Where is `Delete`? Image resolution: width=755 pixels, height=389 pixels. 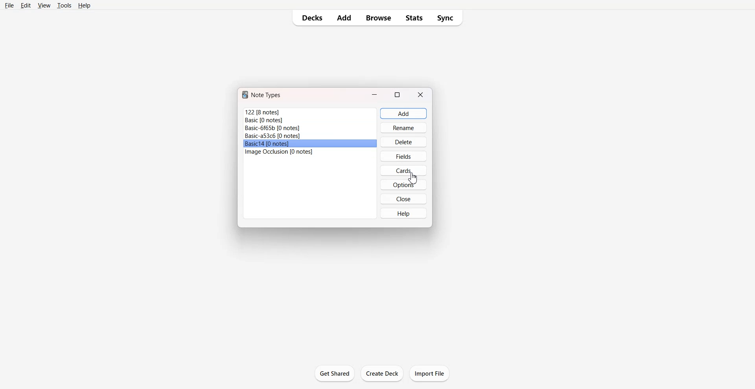 Delete is located at coordinates (404, 142).